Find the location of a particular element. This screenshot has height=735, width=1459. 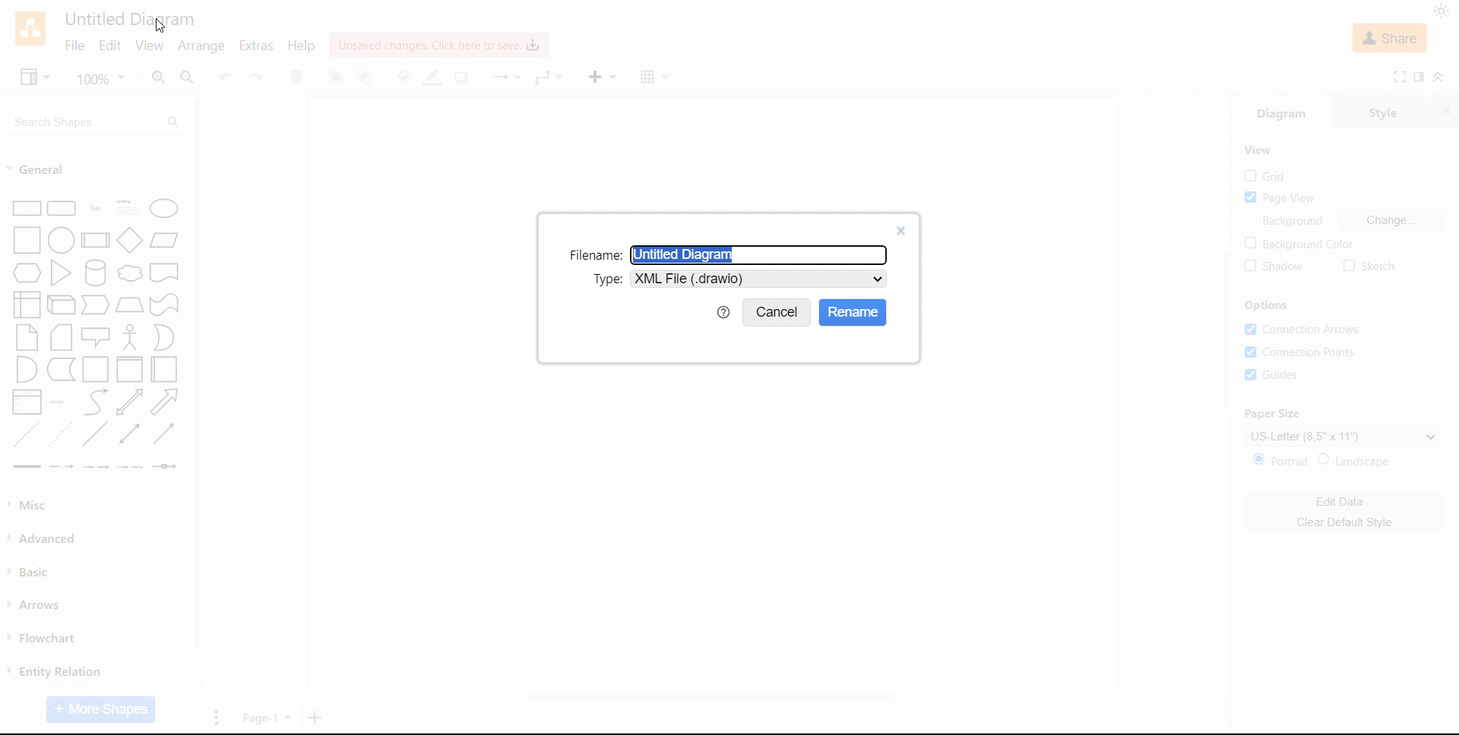

Basic  is located at coordinates (32, 571).